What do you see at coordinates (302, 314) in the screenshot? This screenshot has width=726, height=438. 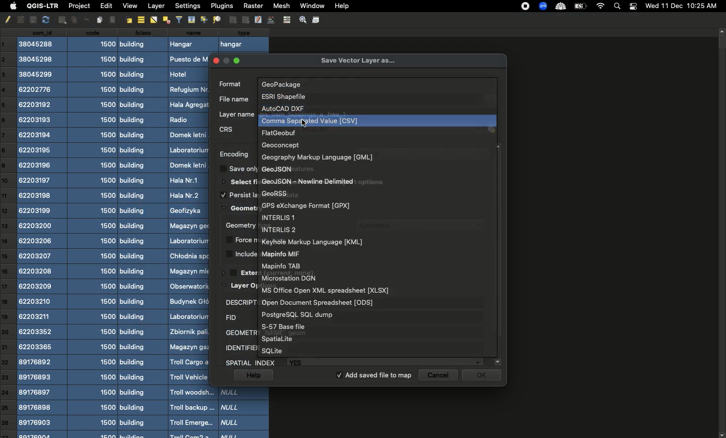 I see `Format` at bounding box center [302, 314].